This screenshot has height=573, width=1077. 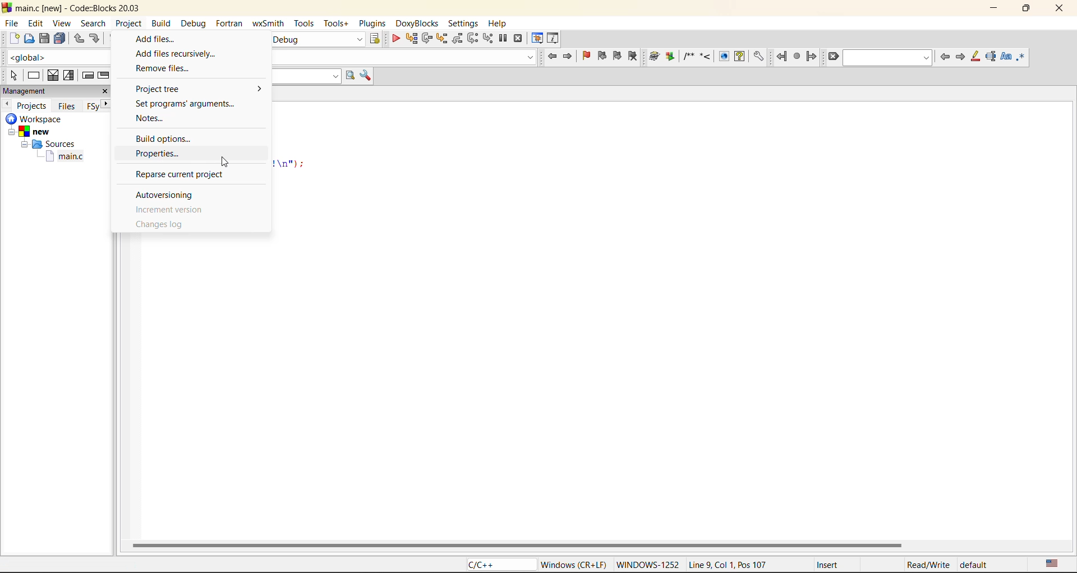 I want to click on set programs arguments, so click(x=189, y=102).